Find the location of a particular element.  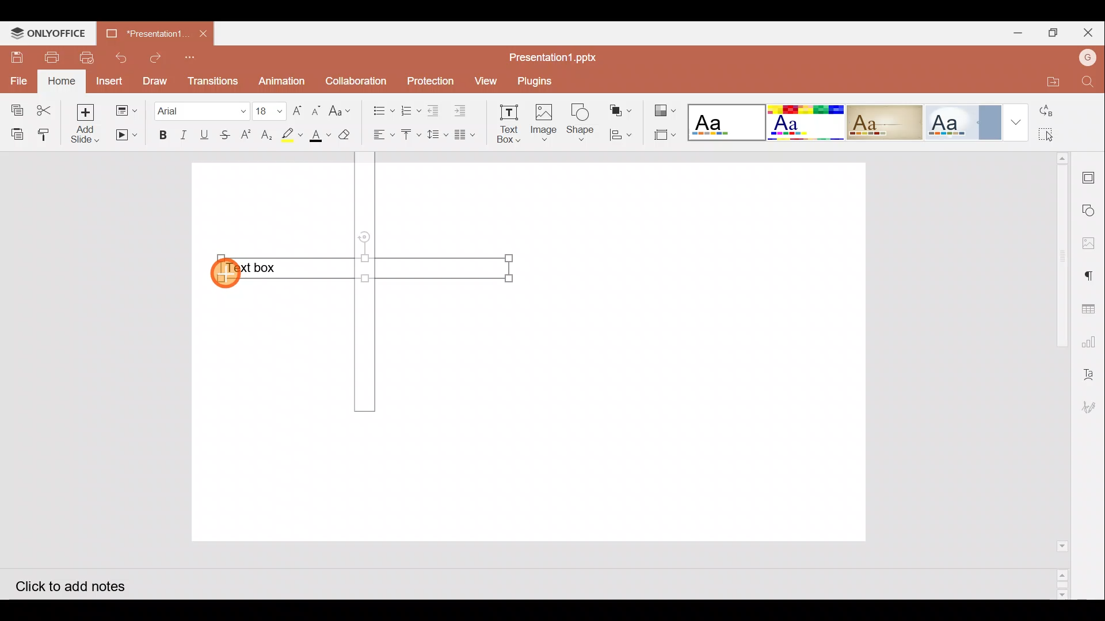

Classic is located at coordinates (884, 120).